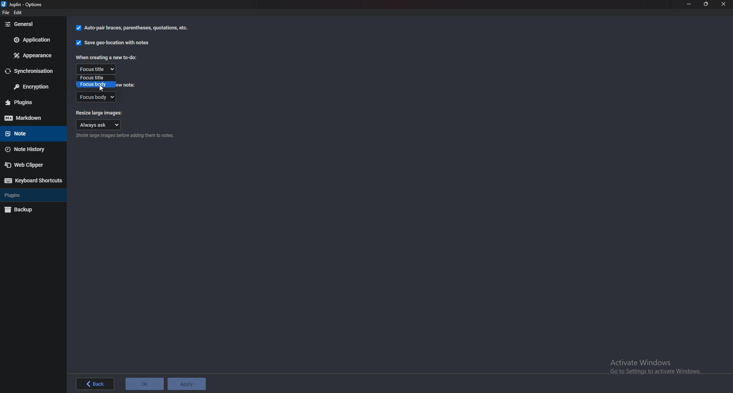 This screenshot has width=733, height=393. What do you see at coordinates (96, 77) in the screenshot?
I see `Focus title` at bounding box center [96, 77].